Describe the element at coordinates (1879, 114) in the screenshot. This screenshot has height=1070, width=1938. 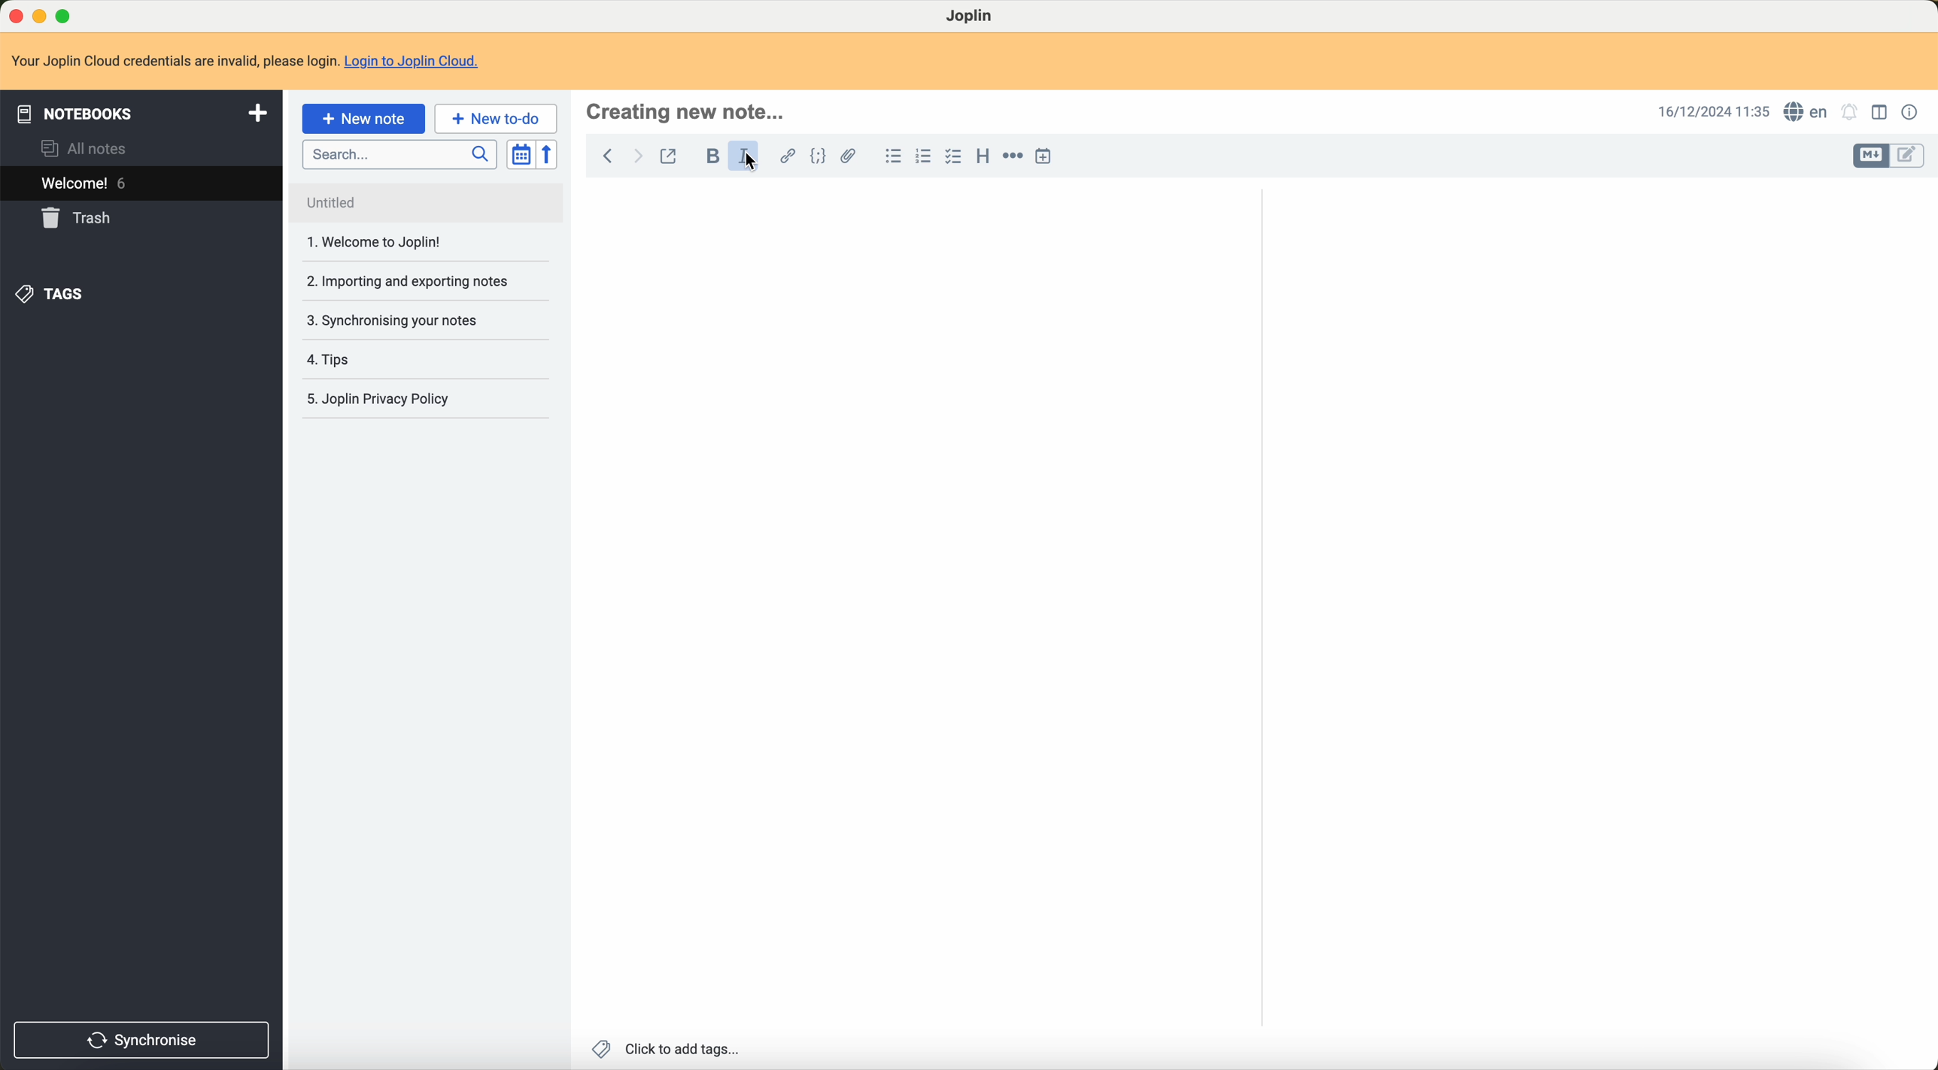
I see `toggle editor layout` at that location.